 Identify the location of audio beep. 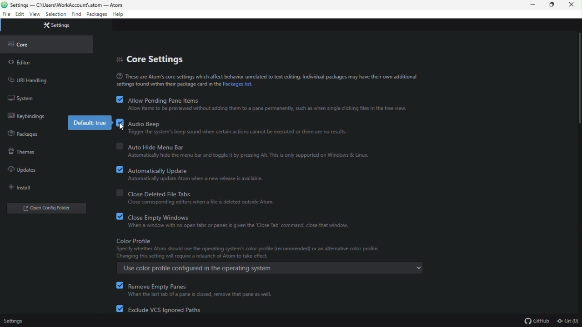
(235, 124).